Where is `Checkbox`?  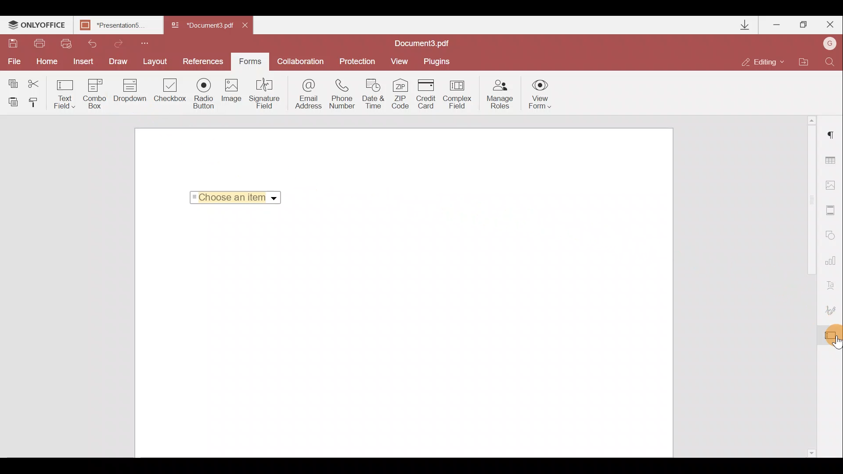
Checkbox is located at coordinates (170, 91).